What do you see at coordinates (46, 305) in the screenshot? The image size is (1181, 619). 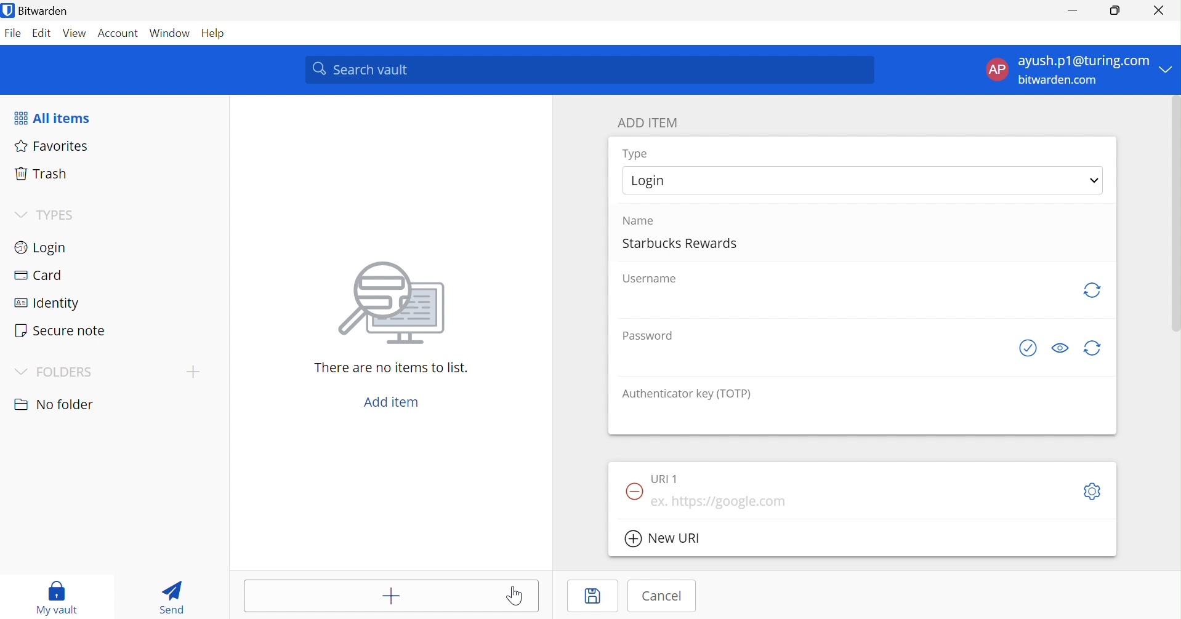 I see `Identify` at bounding box center [46, 305].